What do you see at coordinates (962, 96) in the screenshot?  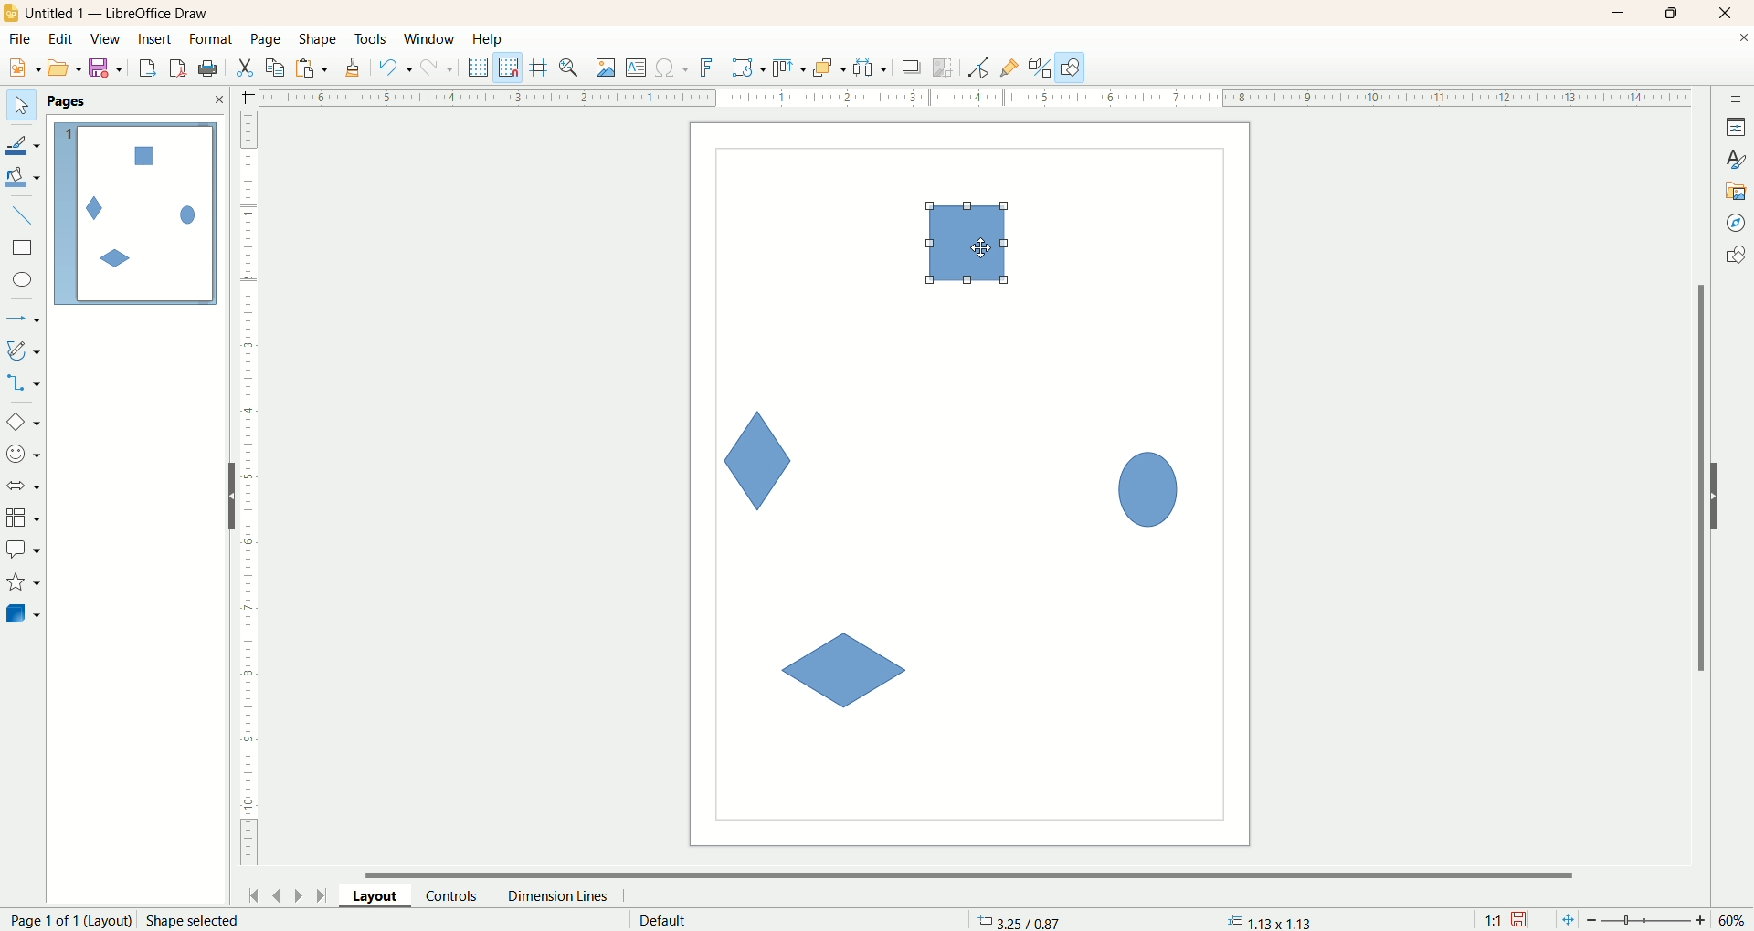 I see `scale bar` at bounding box center [962, 96].